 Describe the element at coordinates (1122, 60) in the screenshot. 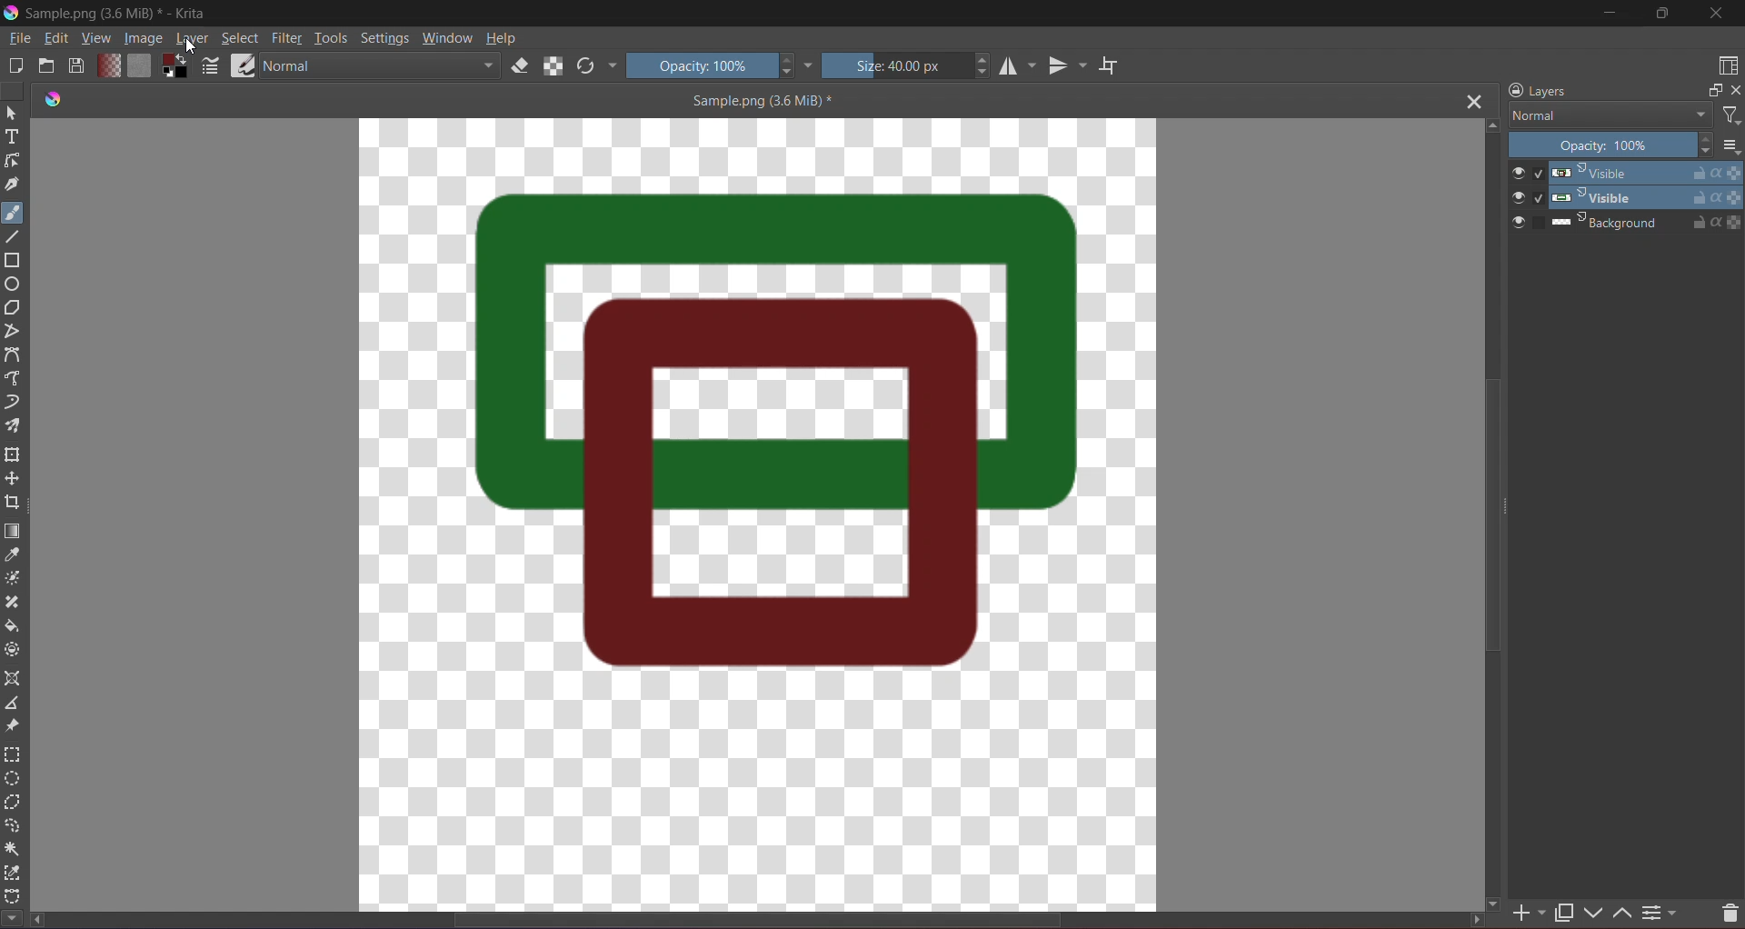

I see `Wrap Around Mode` at that location.